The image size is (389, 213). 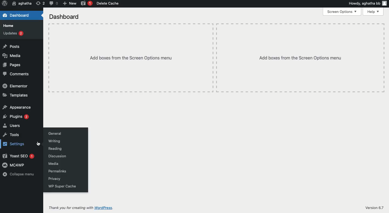 What do you see at coordinates (107, 3) in the screenshot?
I see `Delete cache` at bounding box center [107, 3].